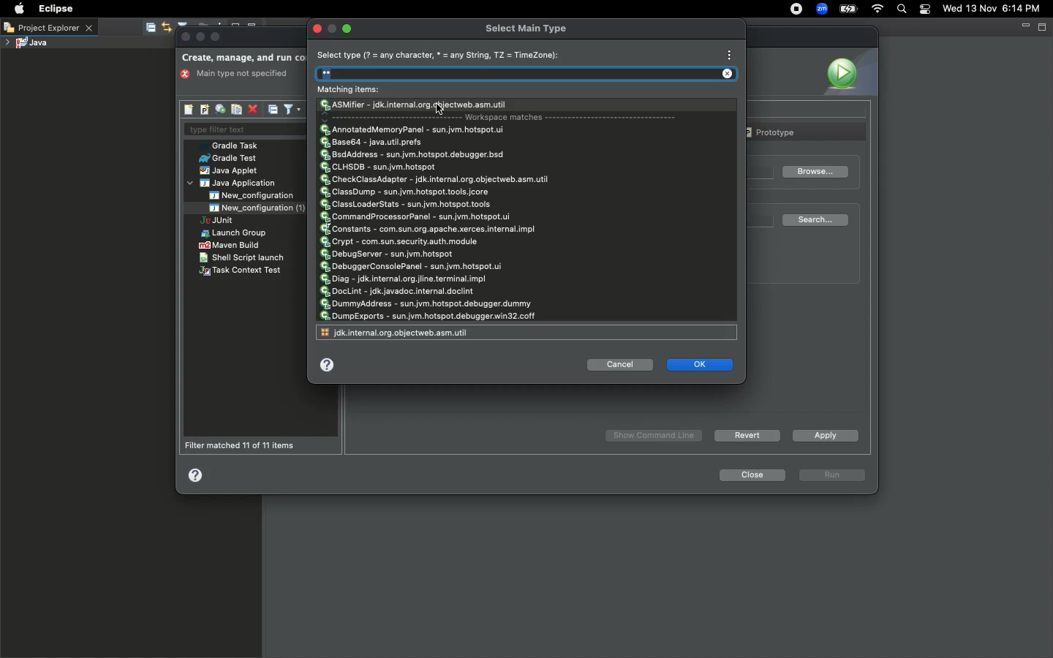 The height and width of the screenshot is (658, 1053). Describe the element at coordinates (331, 366) in the screenshot. I see `Help` at that location.